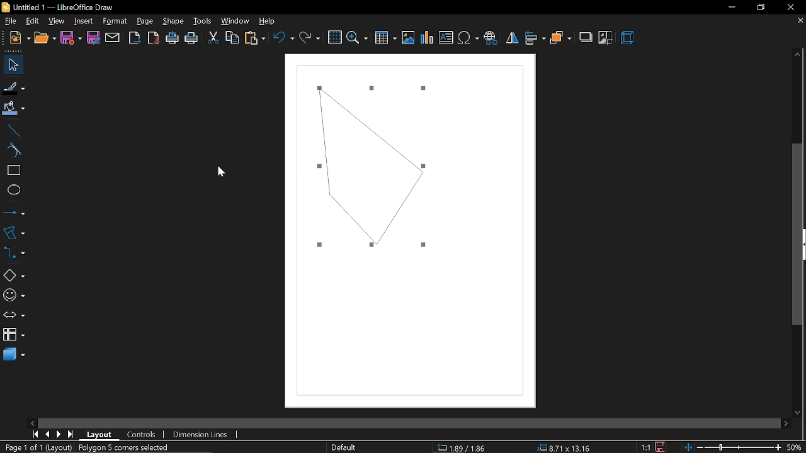 The width and height of the screenshot is (806, 453). What do you see at coordinates (112, 38) in the screenshot?
I see `attach` at bounding box center [112, 38].